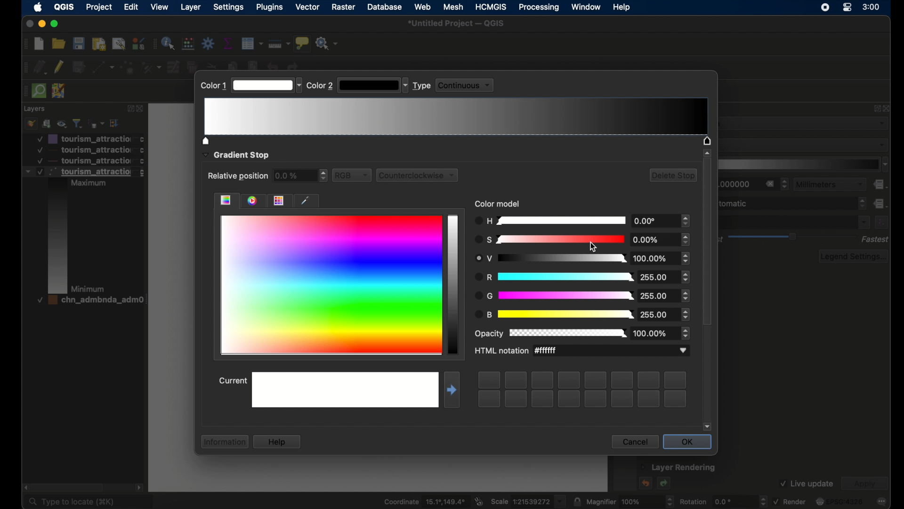 The width and height of the screenshot is (904, 509). Describe the element at coordinates (88, 150) in the screenshot. I see `layer 2` at that location.